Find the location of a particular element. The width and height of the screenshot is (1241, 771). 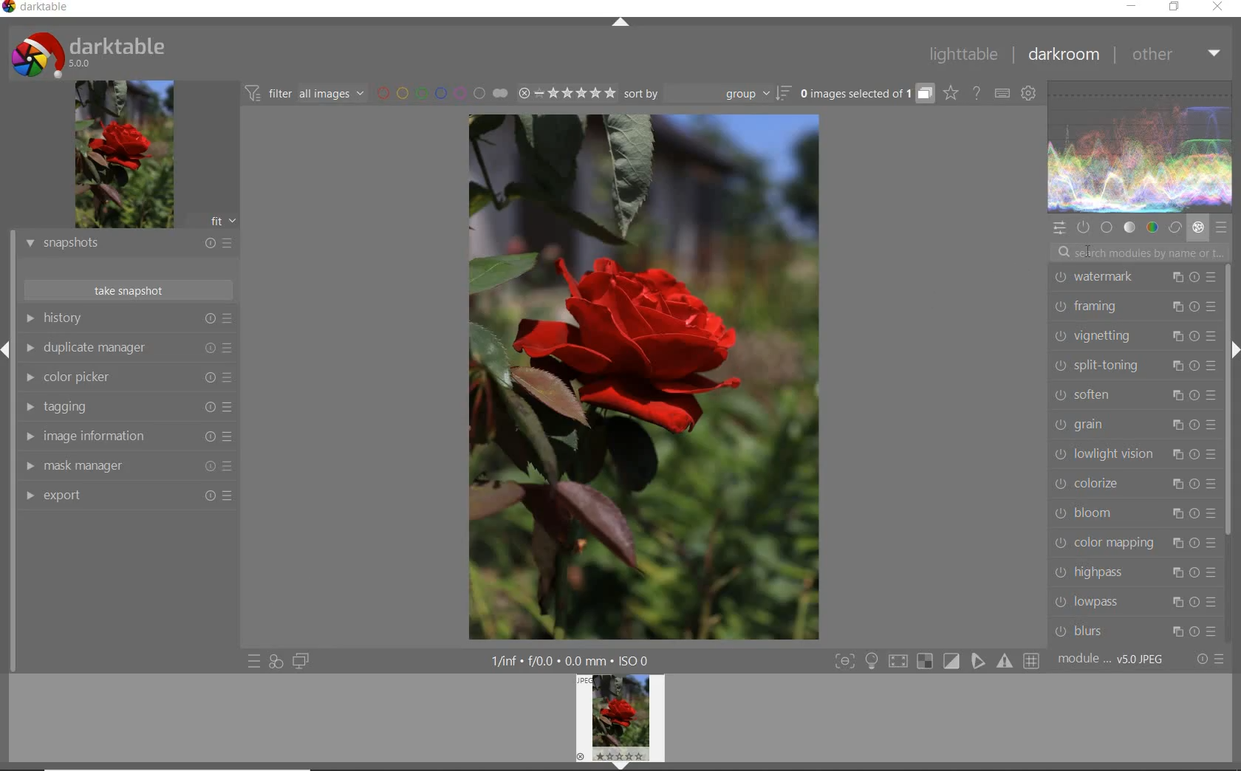

color mapping is located at coordinates (1132, 545).